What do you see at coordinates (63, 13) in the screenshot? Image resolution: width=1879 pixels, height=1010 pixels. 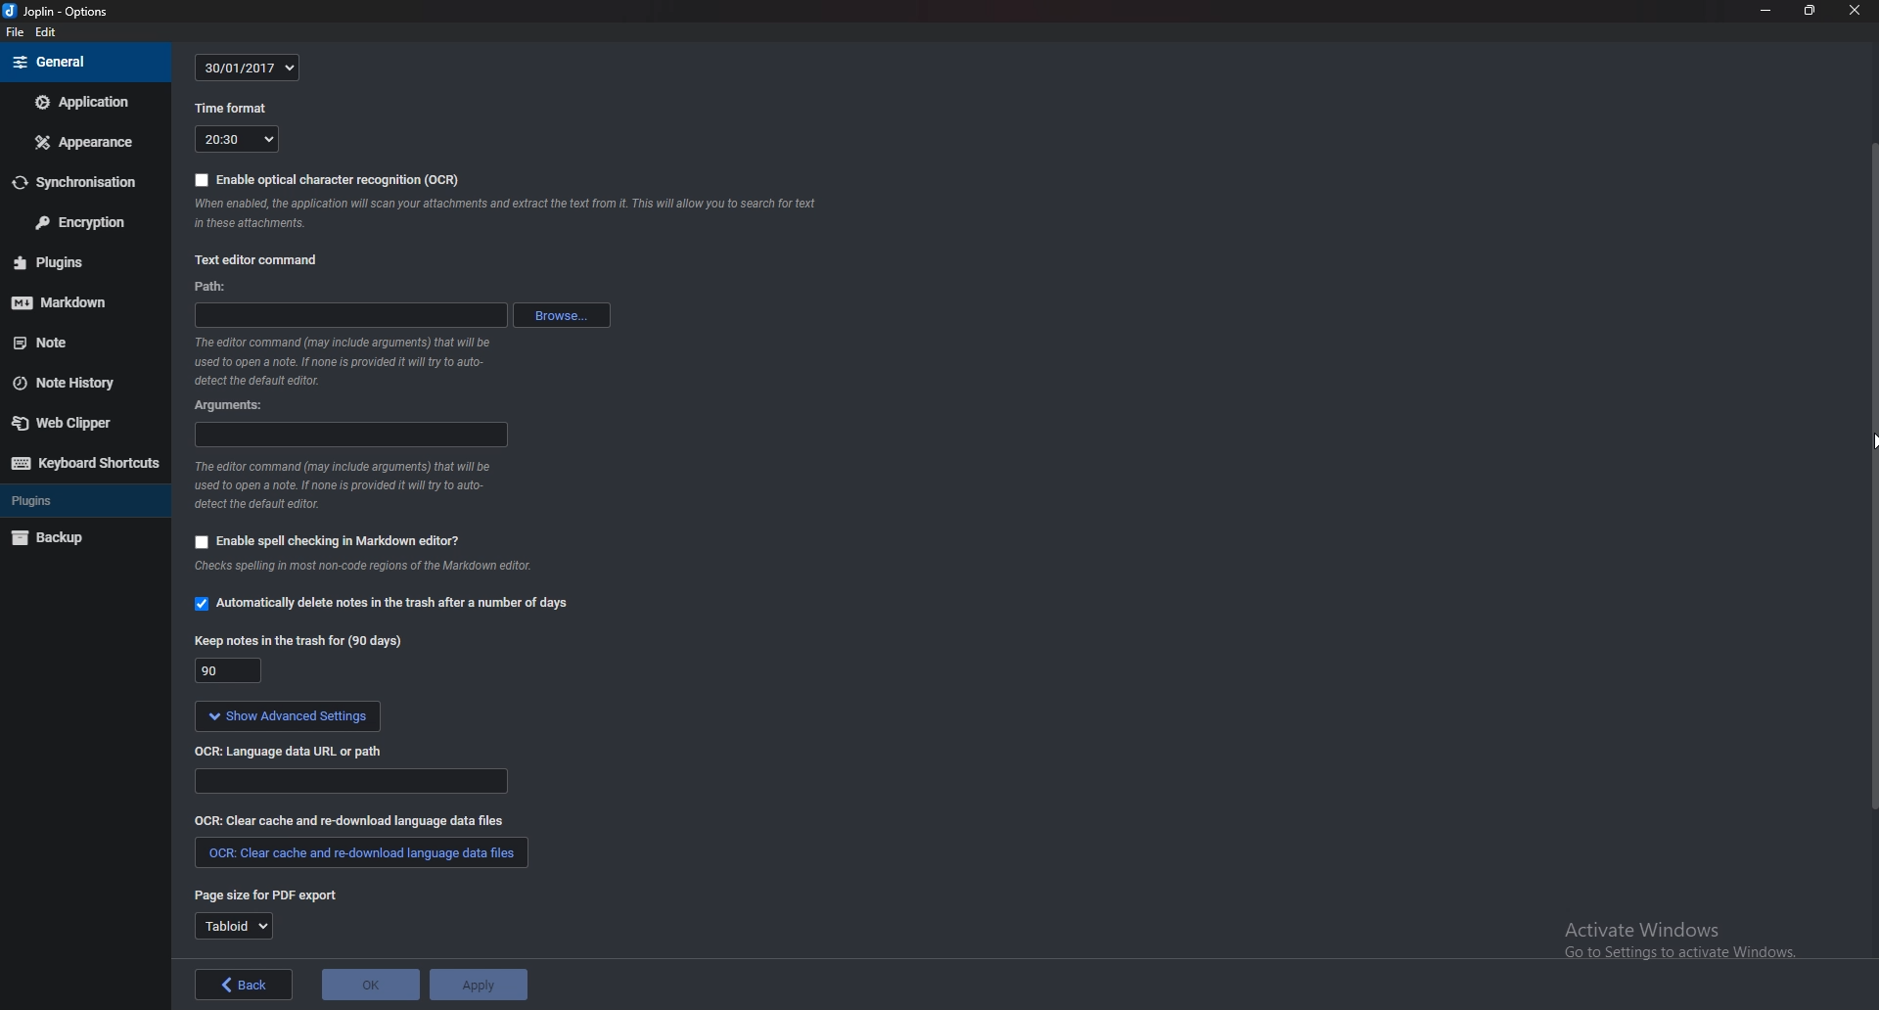 I see `joplin - options` at bounding box center [63, 13].